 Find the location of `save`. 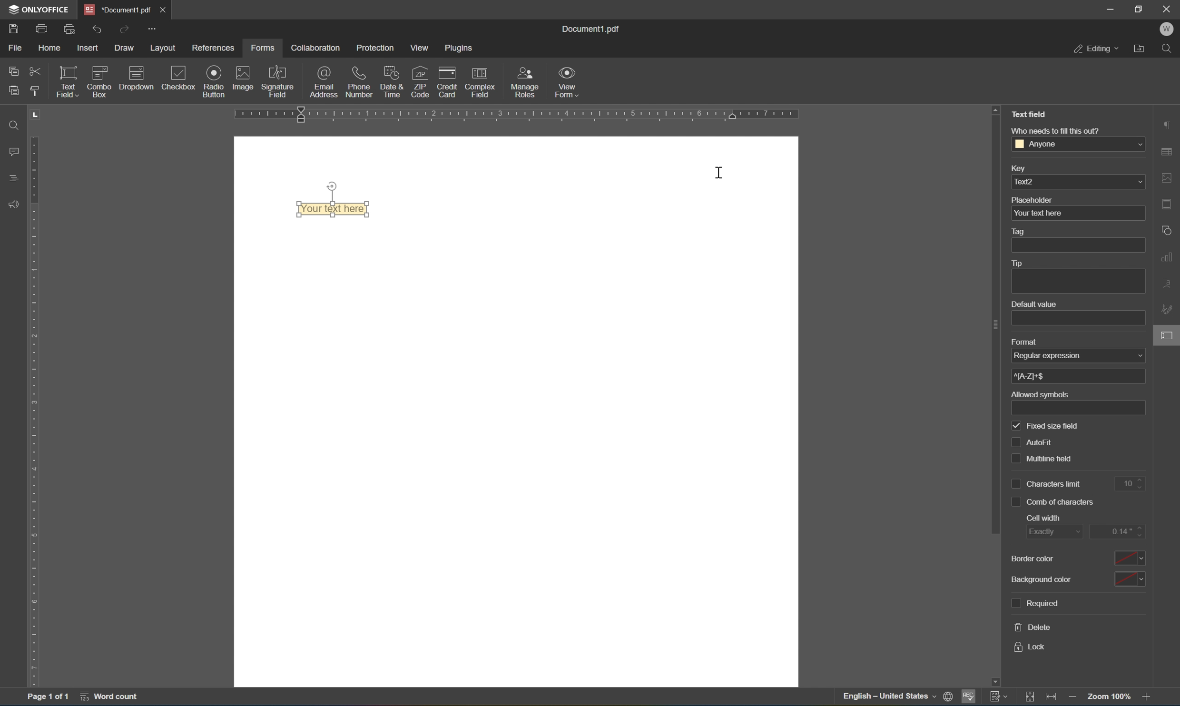

save is located at coordinates (14, 30).